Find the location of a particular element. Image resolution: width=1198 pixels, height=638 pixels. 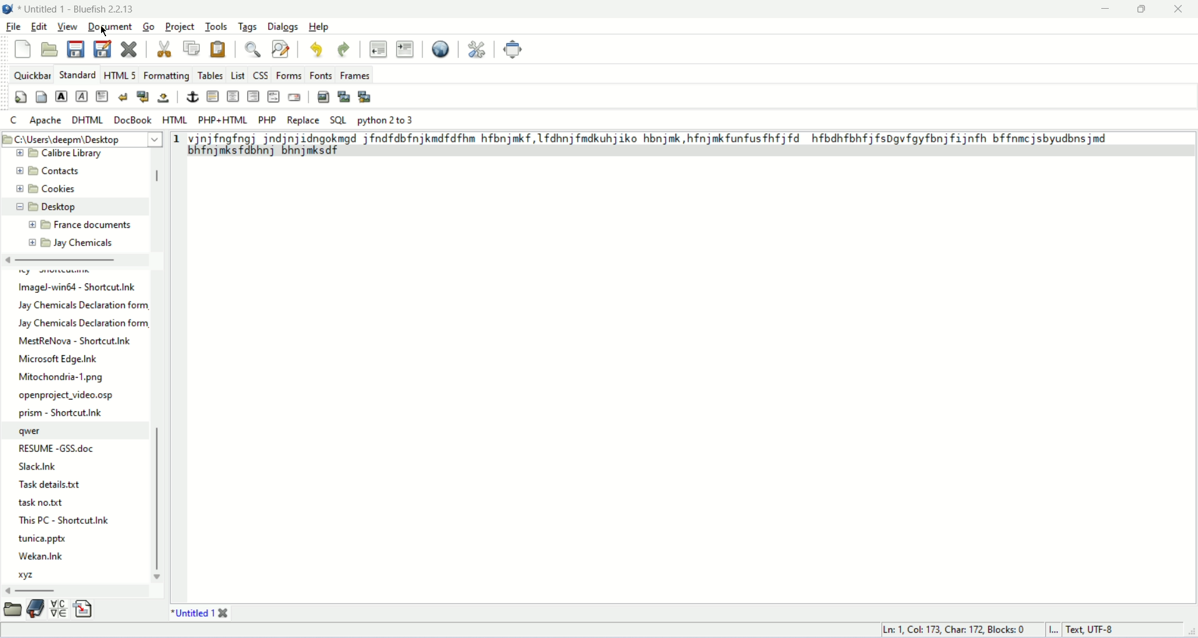

close is located at coordinates (227, 609).